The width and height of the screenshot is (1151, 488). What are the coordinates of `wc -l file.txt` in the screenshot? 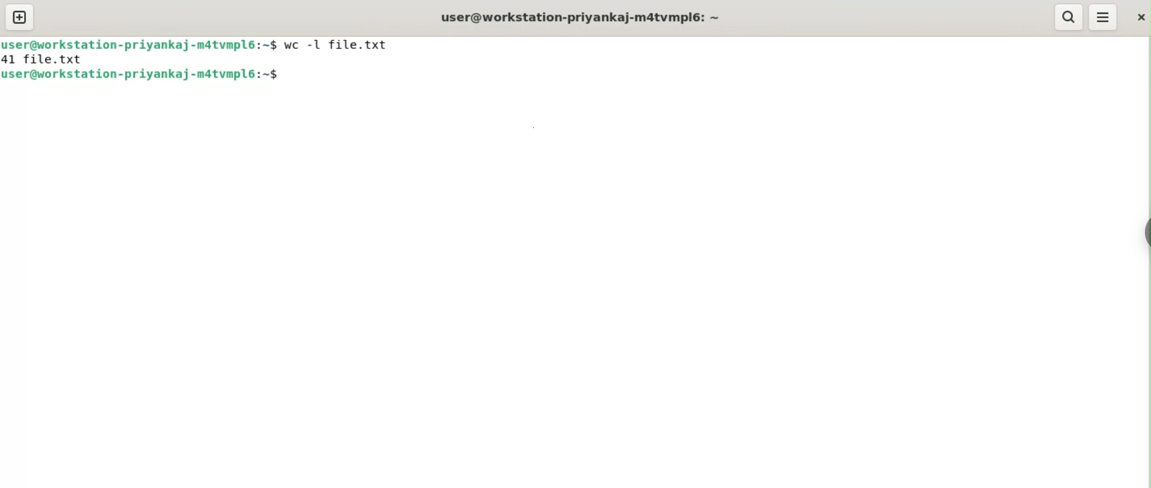 It's located at (339, 45).